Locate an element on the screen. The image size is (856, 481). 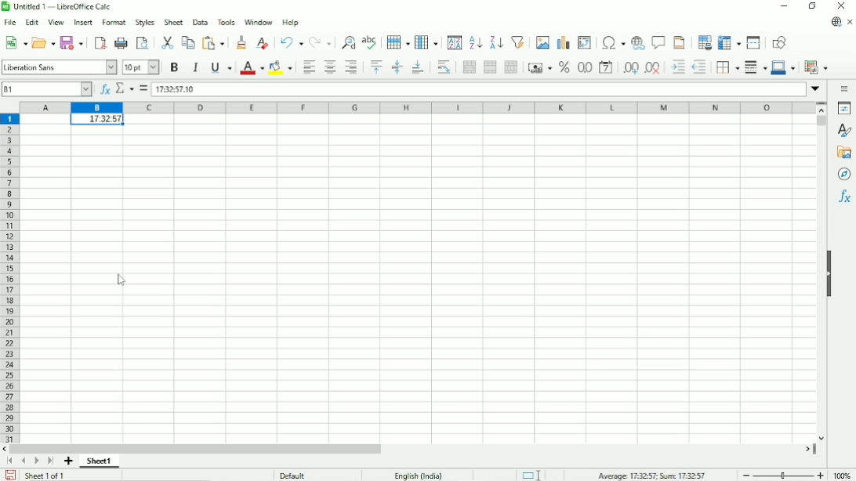
Header and footer is located at coordinates (680, 42).